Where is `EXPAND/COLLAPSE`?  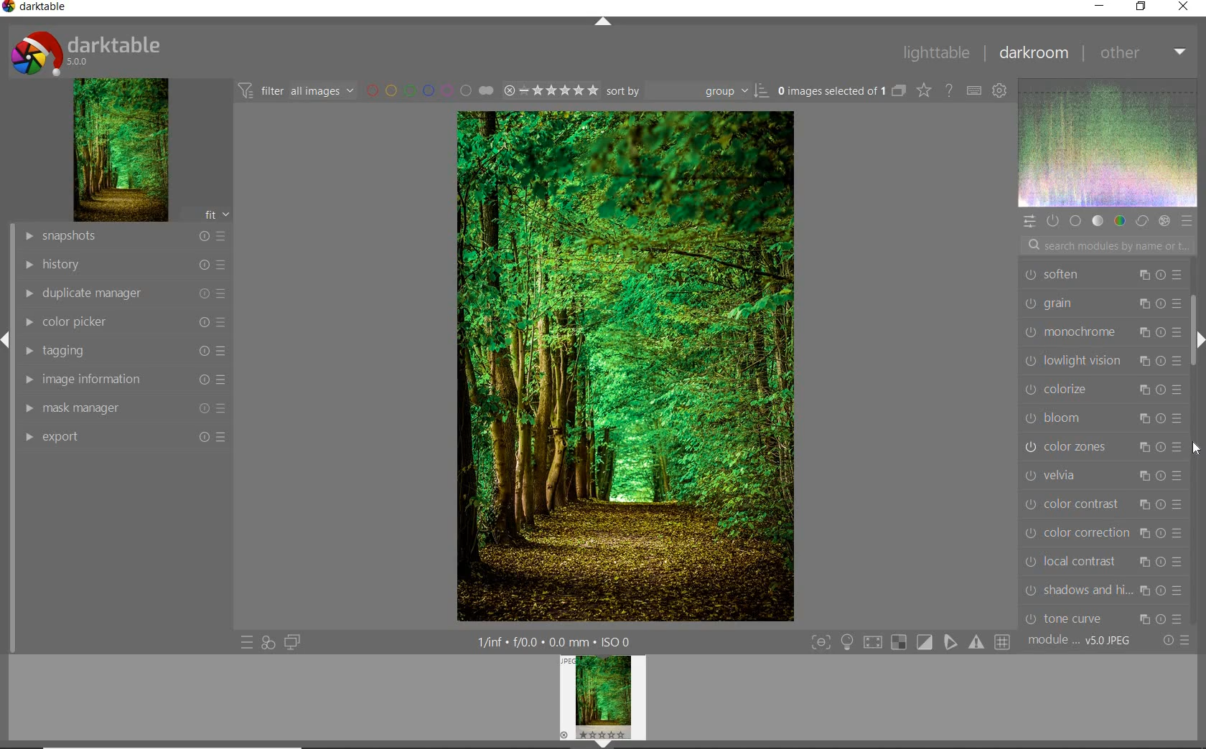
EXPAND/COLLAPSE is located at coordinates (602, 21).